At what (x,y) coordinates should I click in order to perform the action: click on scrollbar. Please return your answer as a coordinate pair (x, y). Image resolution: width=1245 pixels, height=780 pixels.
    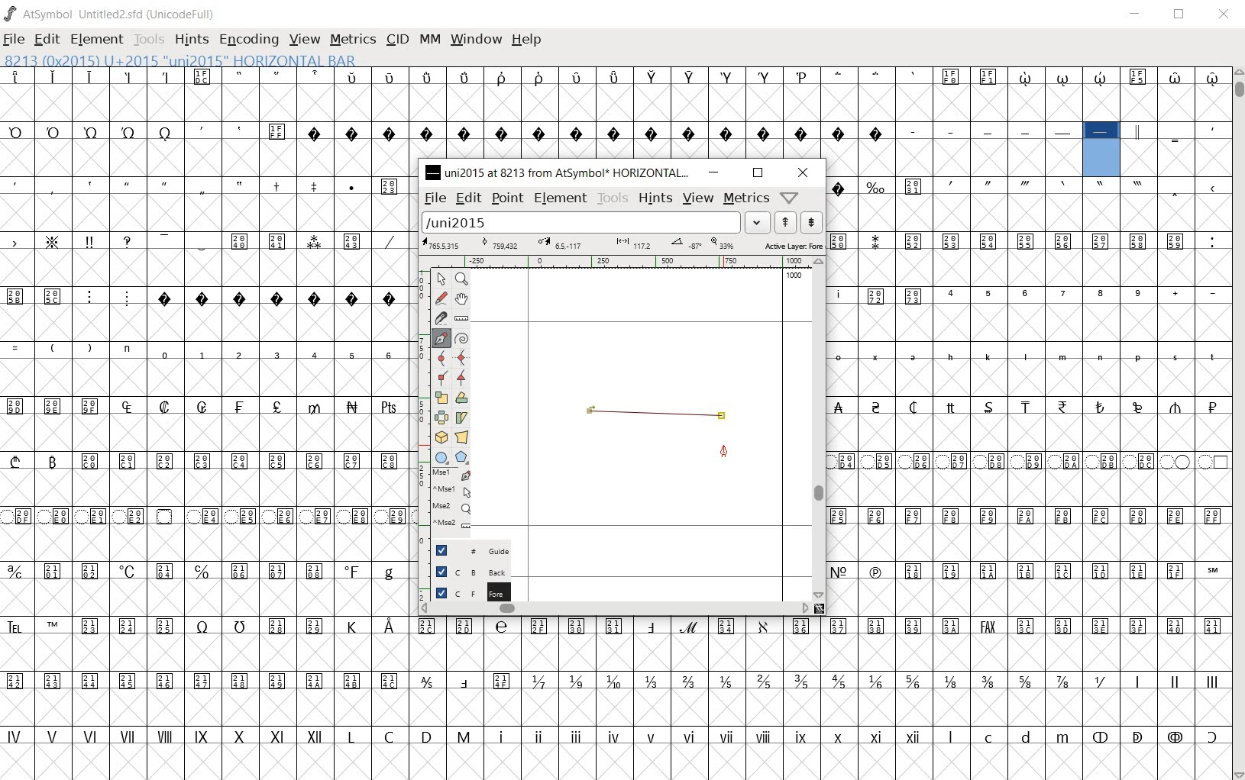
    Looking at the image, I should click on (822, 430).